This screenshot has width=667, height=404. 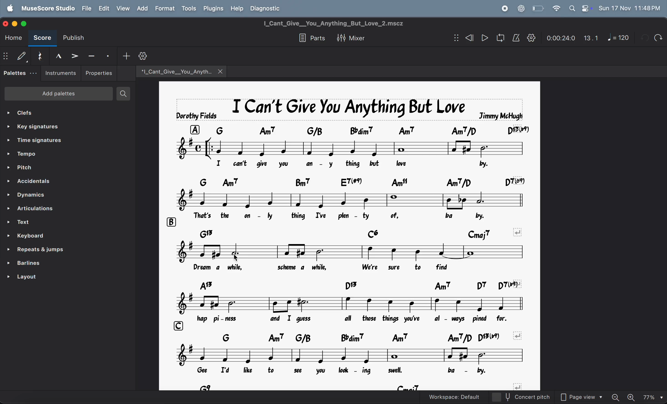 I want to click on view, so click(x=123, y=9).